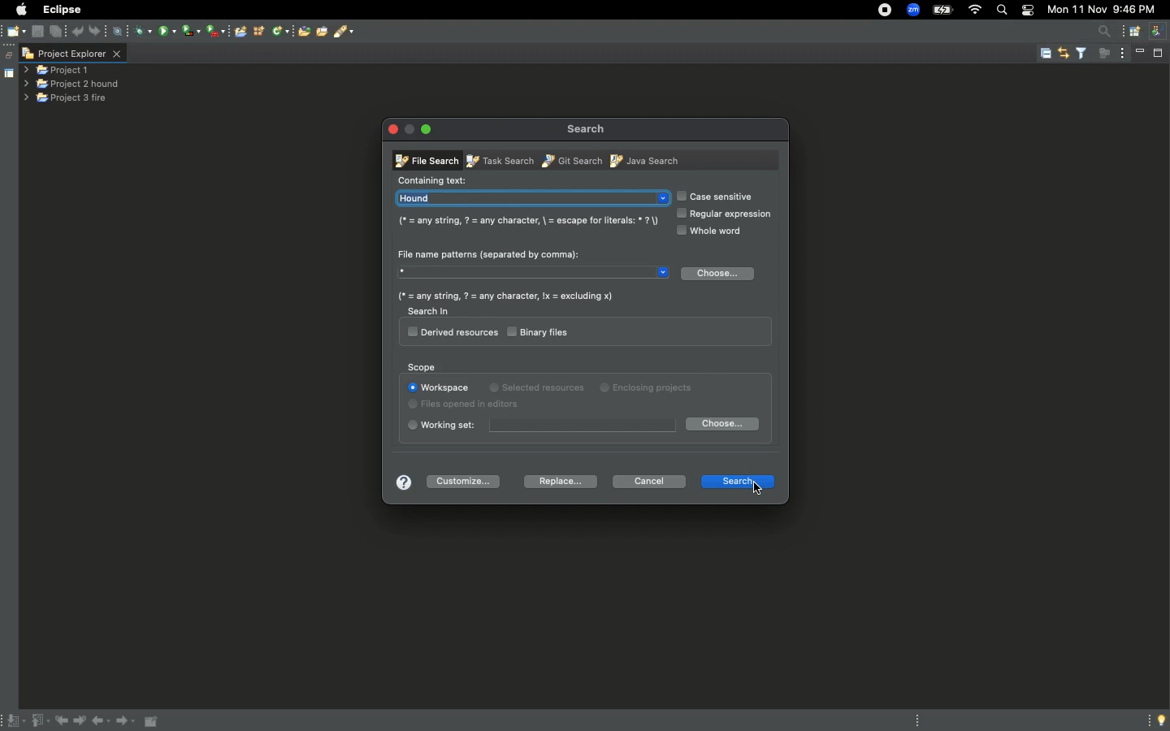  Describe the element at coordinates (280, 32) in the screenshot. I see `new java class` at that location.